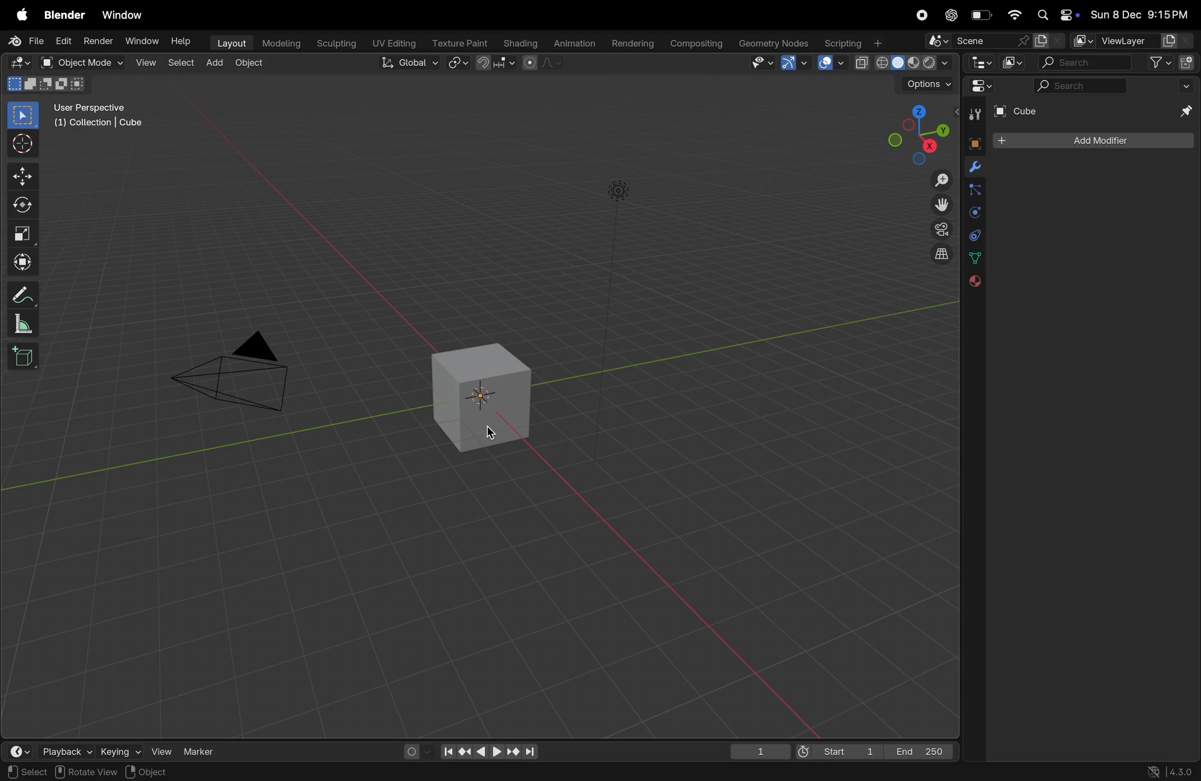 The image size is (1201, 781). Describe the element at coordinates (46, 84) in the screenshot. I see `modes` at that location.